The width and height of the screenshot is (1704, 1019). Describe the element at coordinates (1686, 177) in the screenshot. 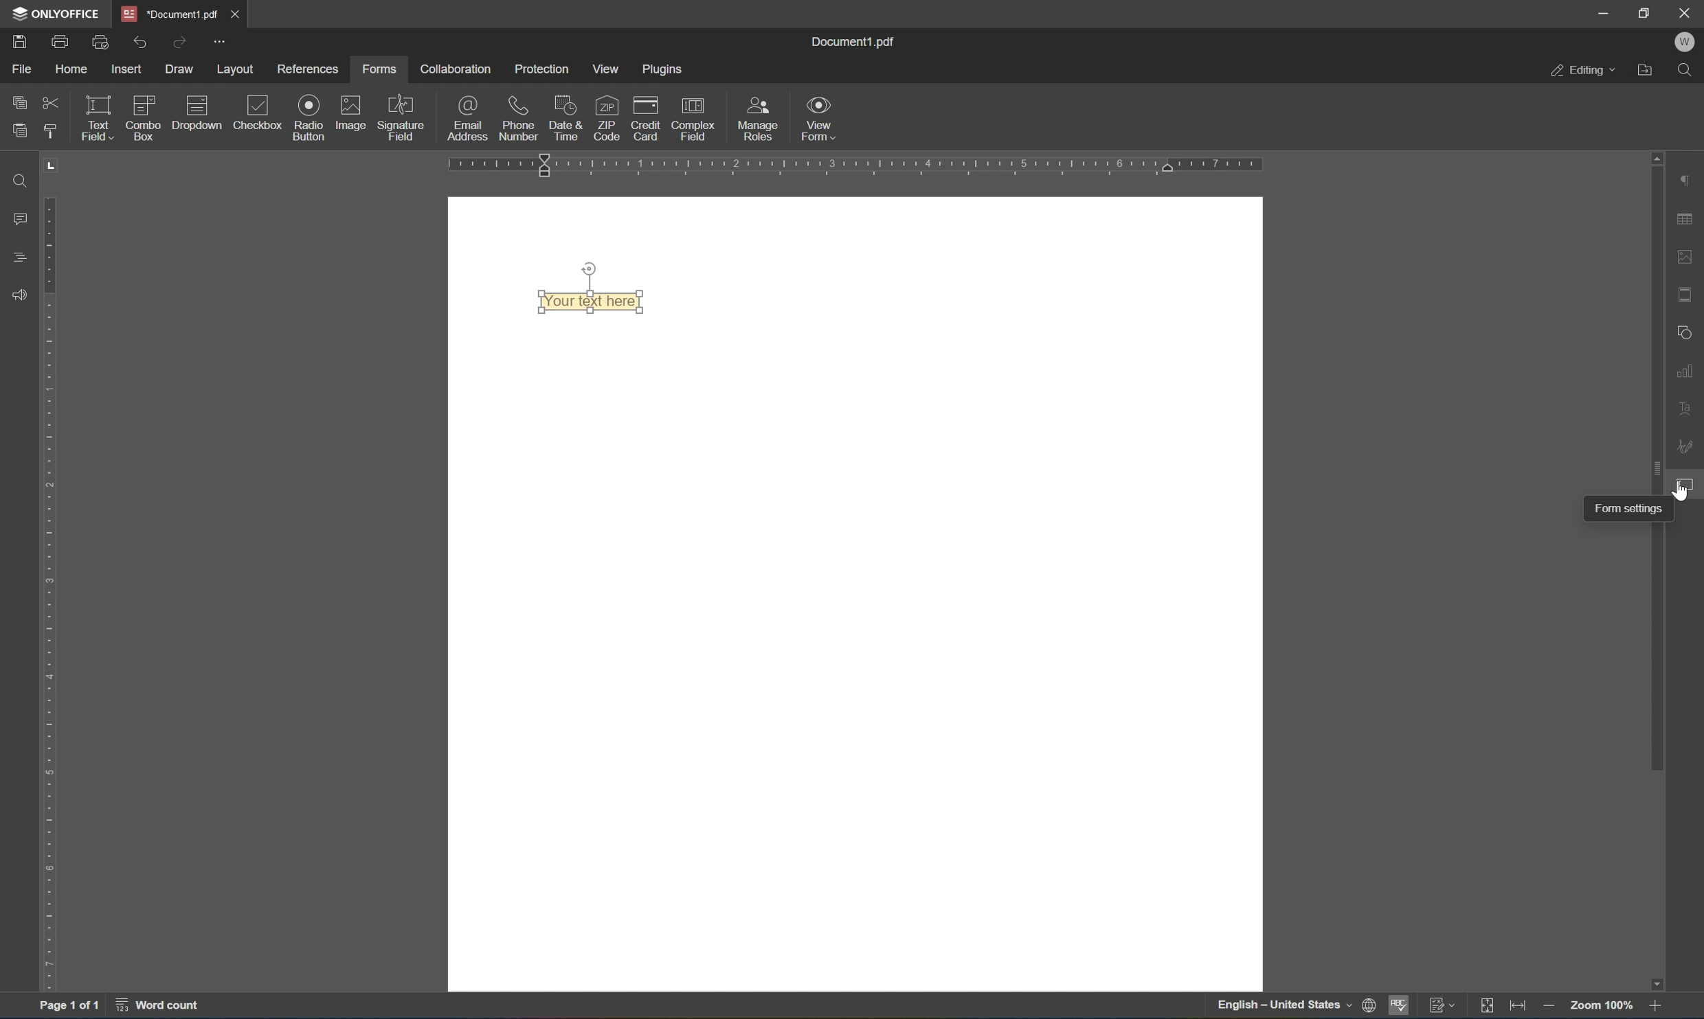

I see `paragraph settings` at that location.